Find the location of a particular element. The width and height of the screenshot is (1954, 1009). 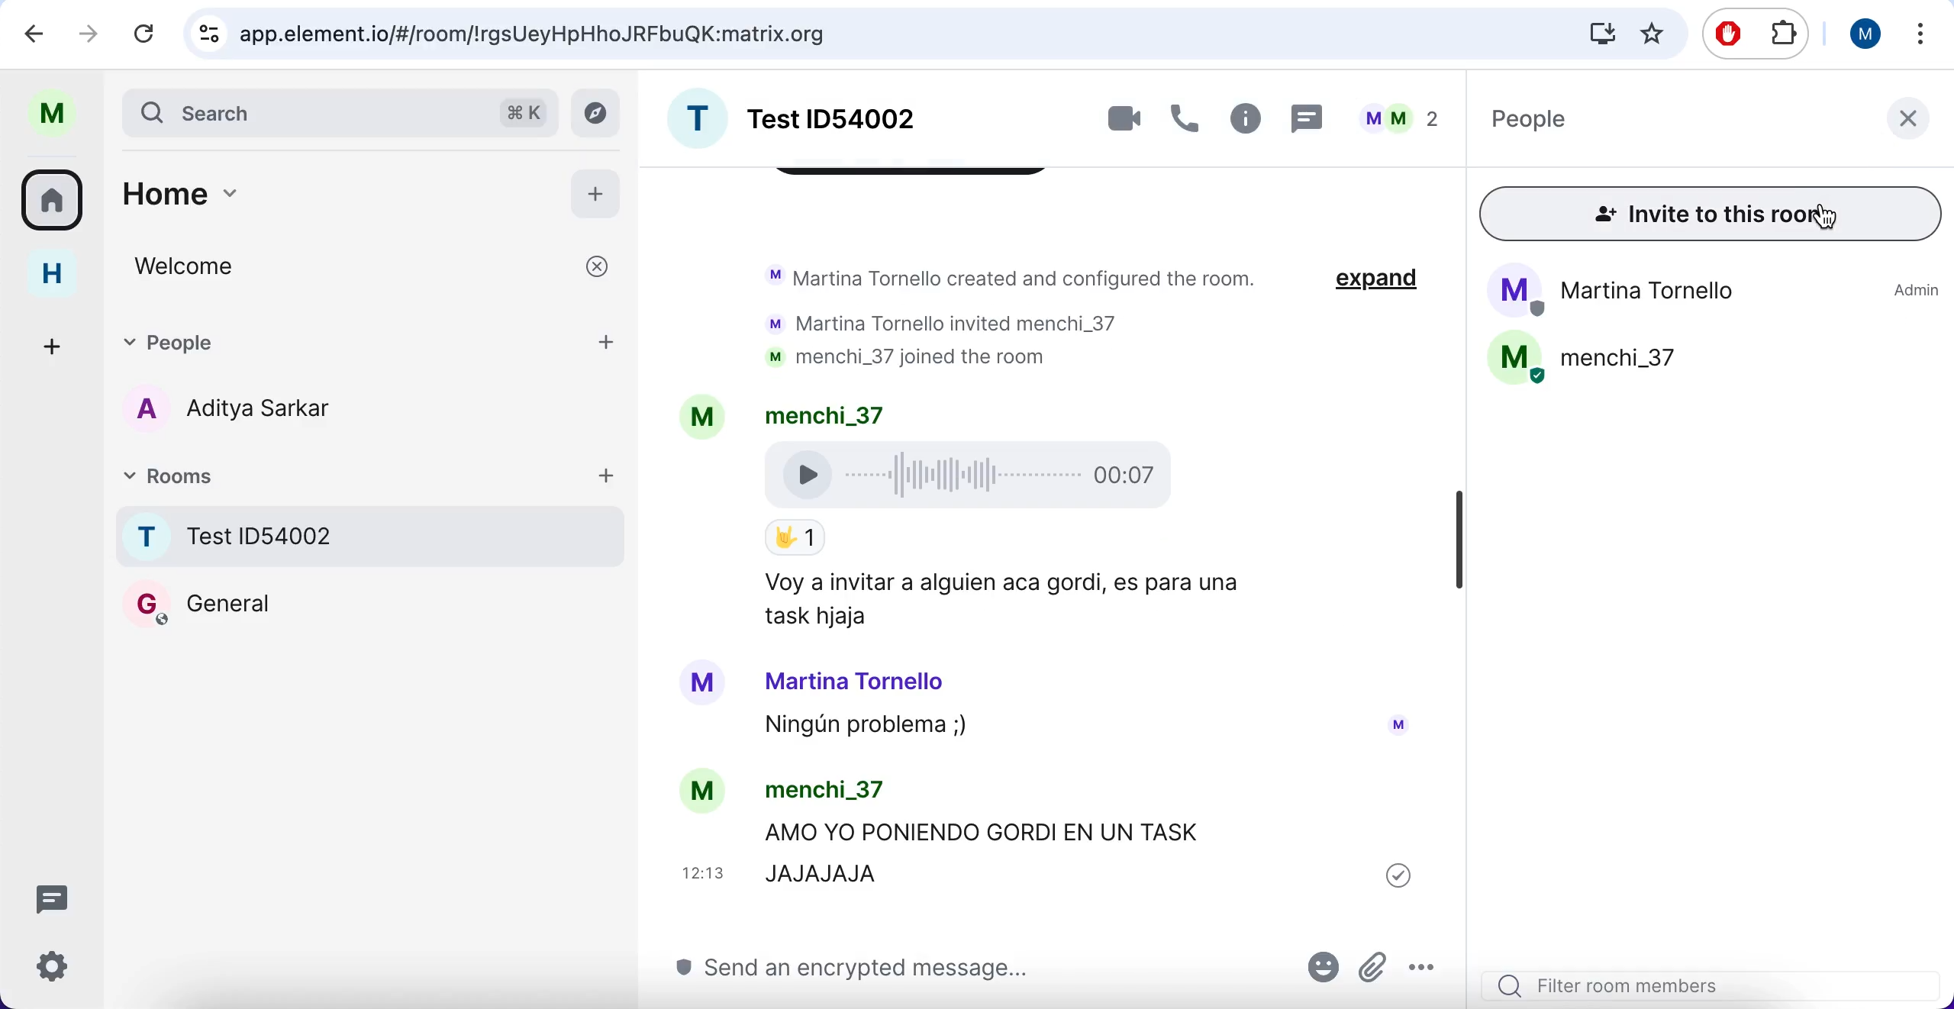

Emoji is located at coordinates (800, 537).